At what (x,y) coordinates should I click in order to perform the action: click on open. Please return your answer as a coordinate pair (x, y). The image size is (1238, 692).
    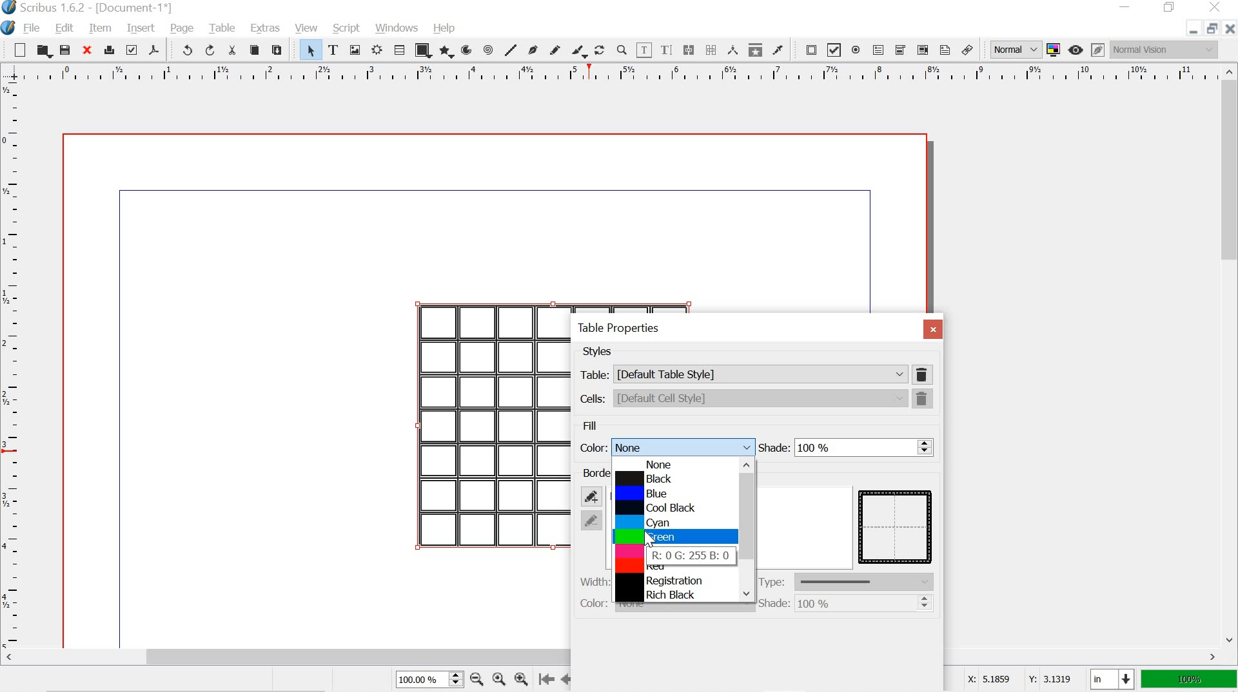
    Looking at the image, I should click on (43, 51).